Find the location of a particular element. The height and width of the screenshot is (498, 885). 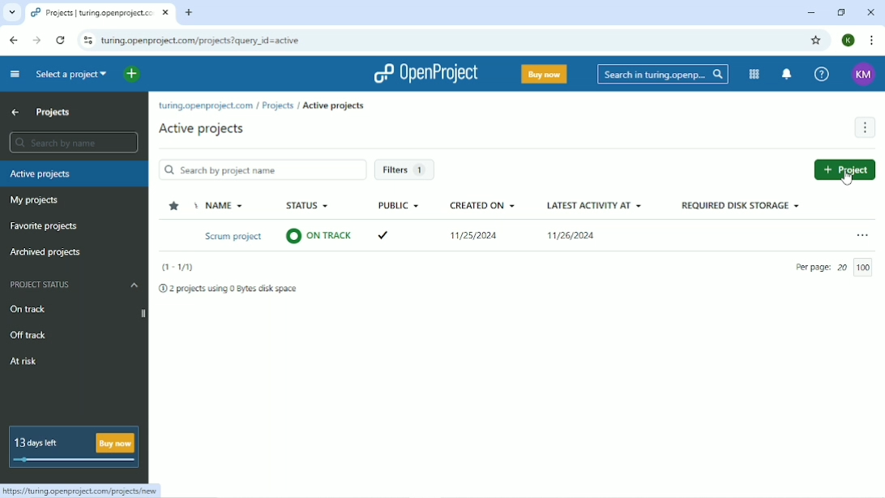

To notification center is located at coordinates (788, 74).